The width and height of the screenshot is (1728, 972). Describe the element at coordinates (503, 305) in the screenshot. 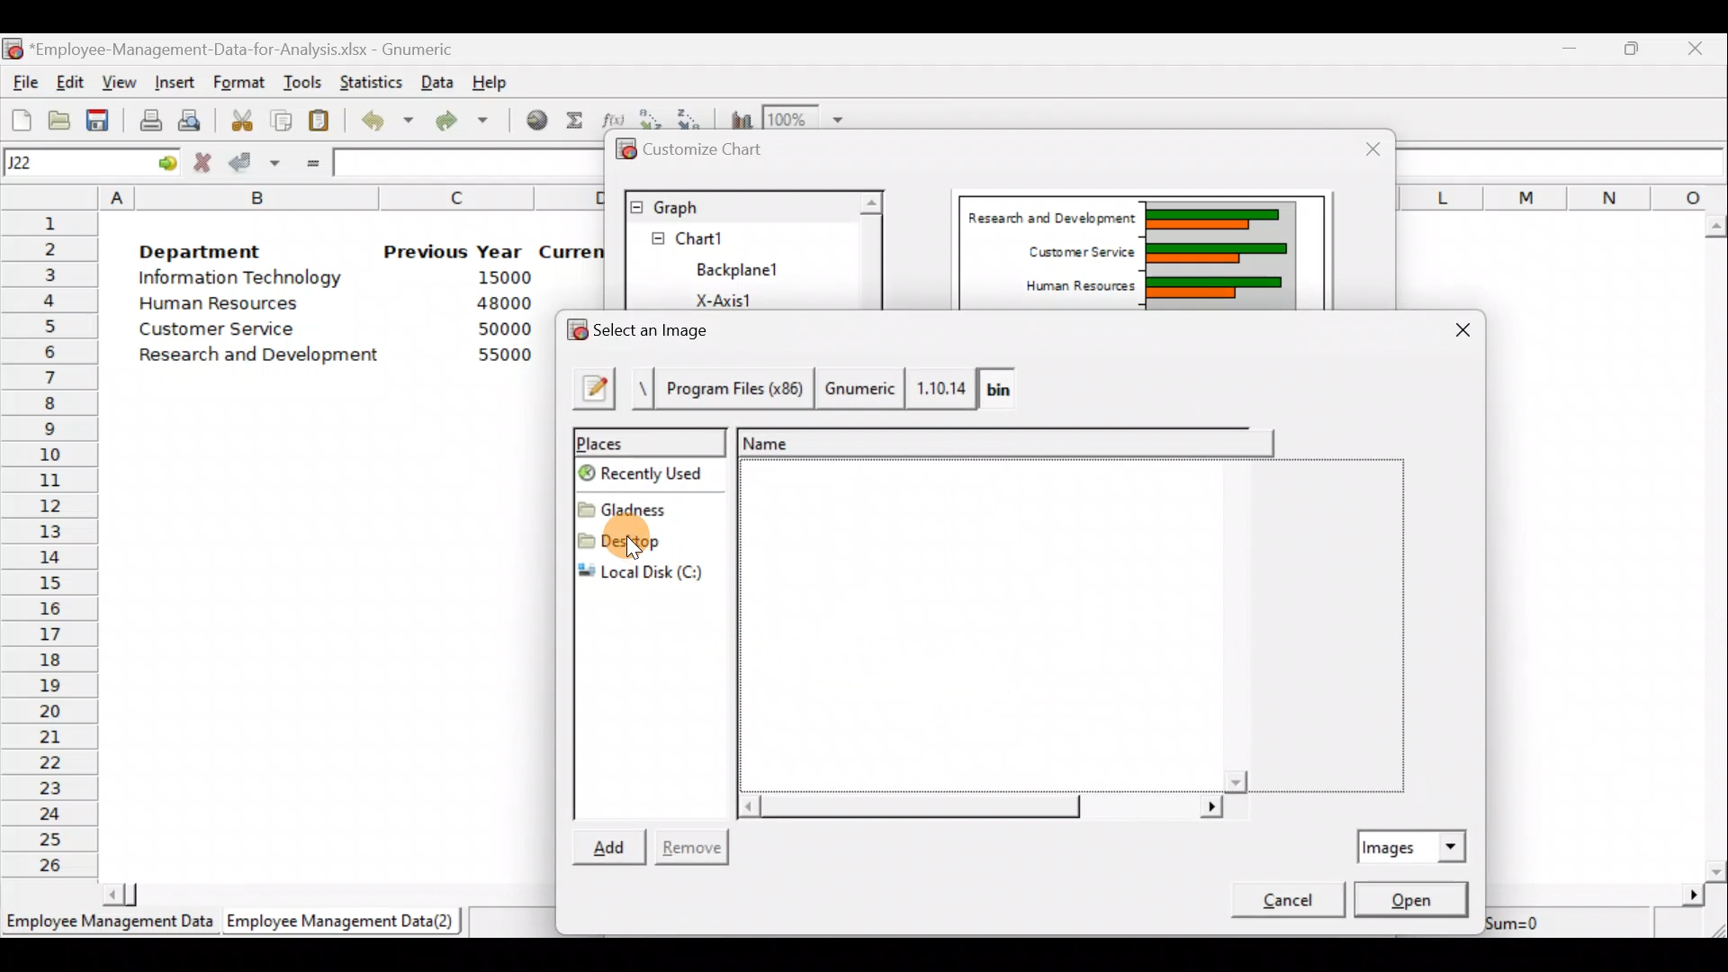

I see `48000` at that location.